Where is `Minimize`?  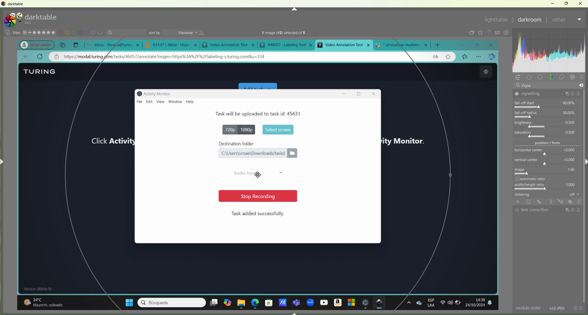 Minimize is located at coordinates (553, 4).